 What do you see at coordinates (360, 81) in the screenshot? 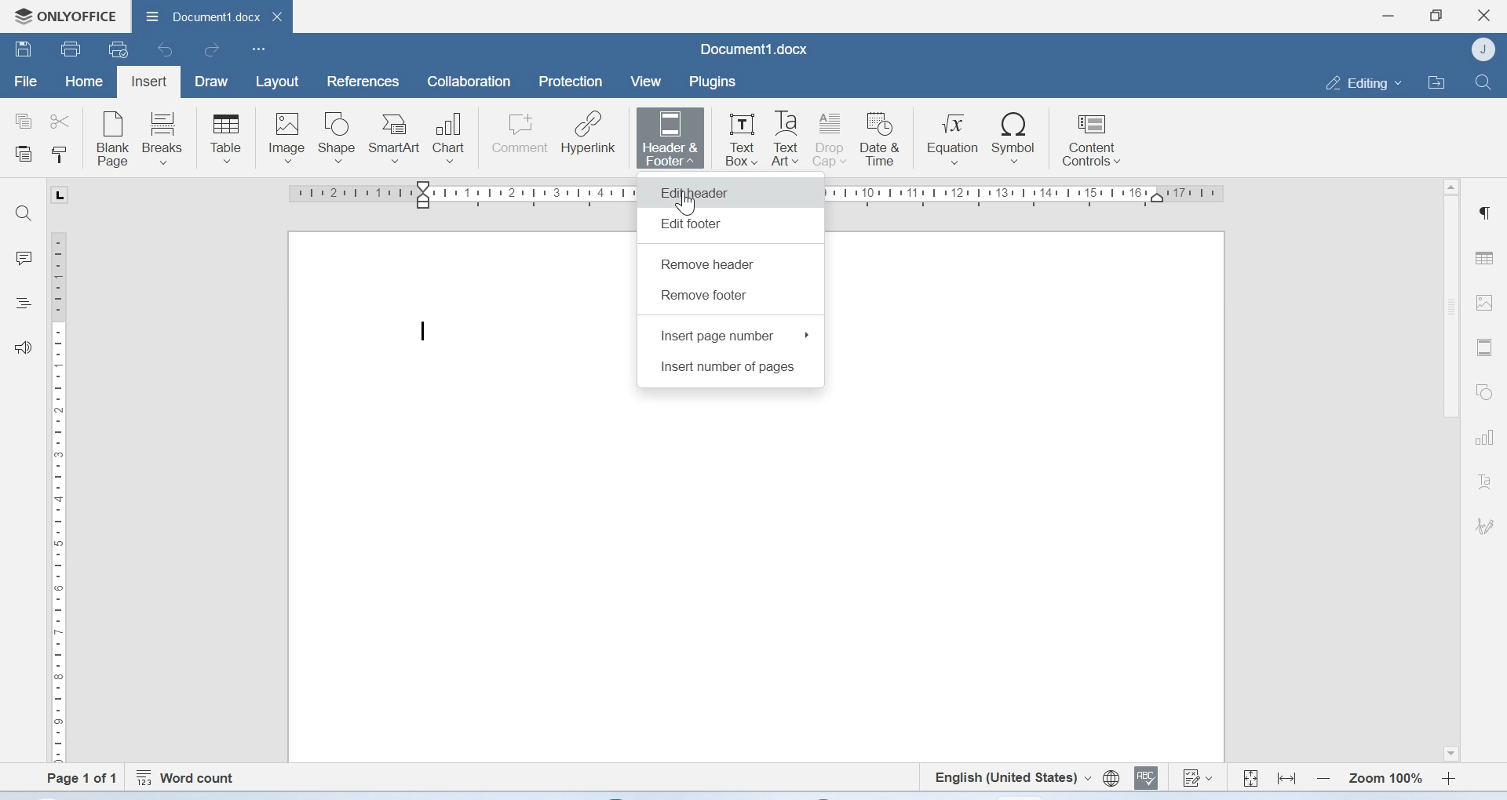
I see `References` at bounding box center [360, 81].